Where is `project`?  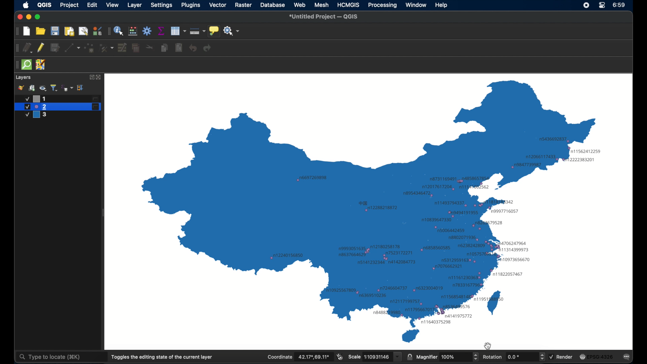
project is located at coordinates (69, 5).